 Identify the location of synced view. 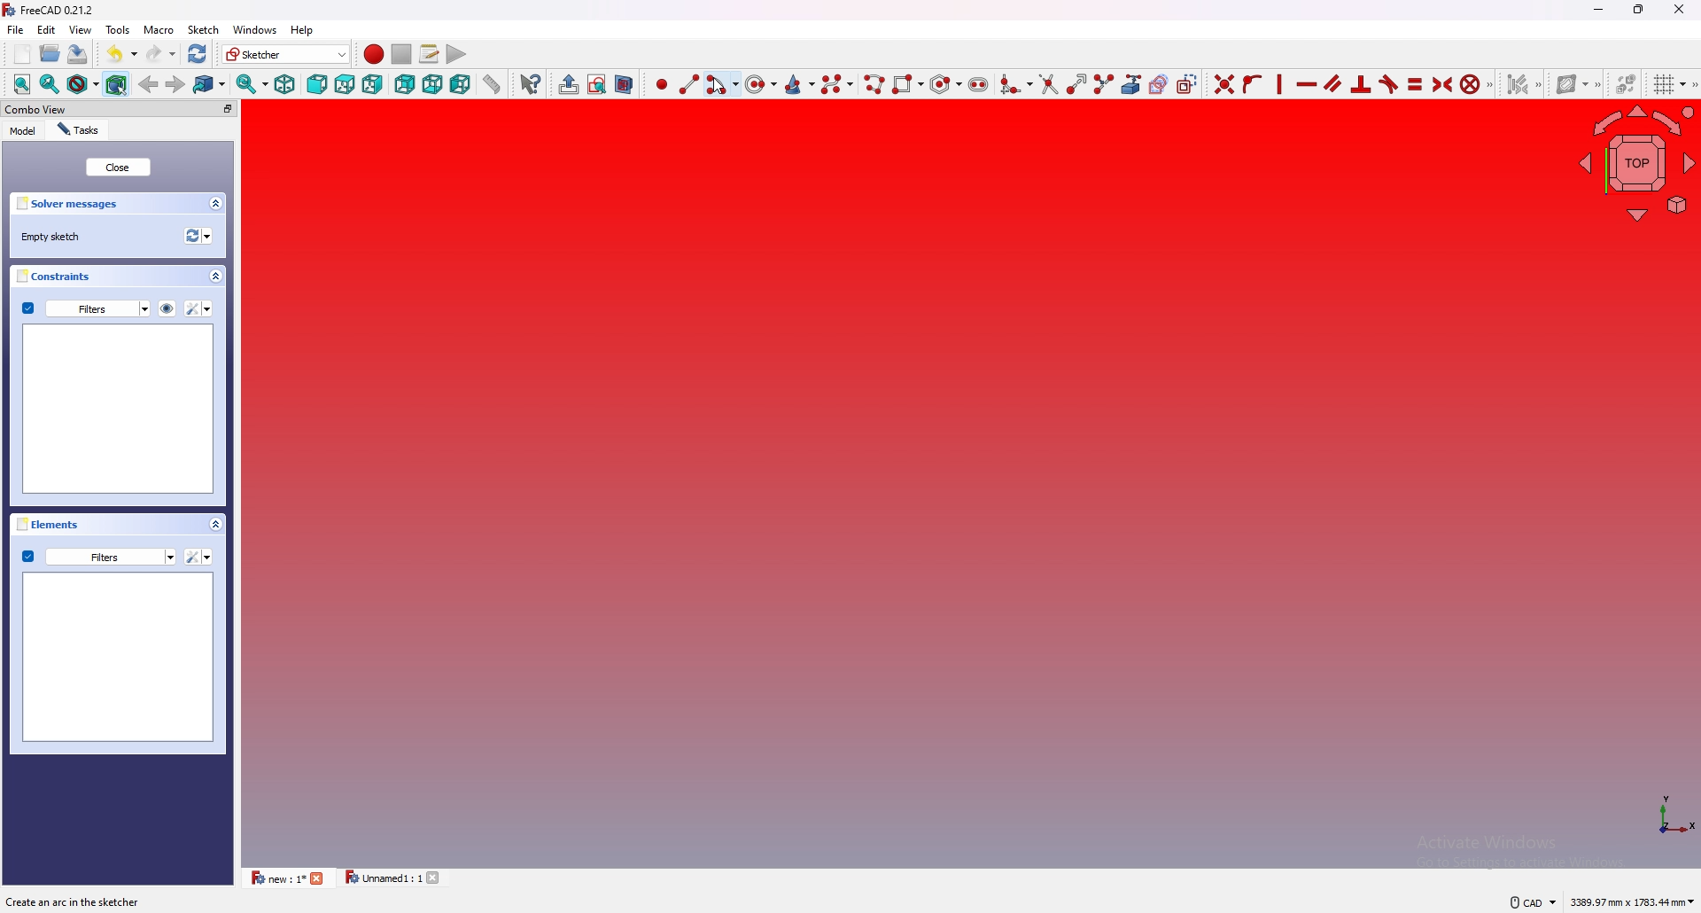
(252, 83).